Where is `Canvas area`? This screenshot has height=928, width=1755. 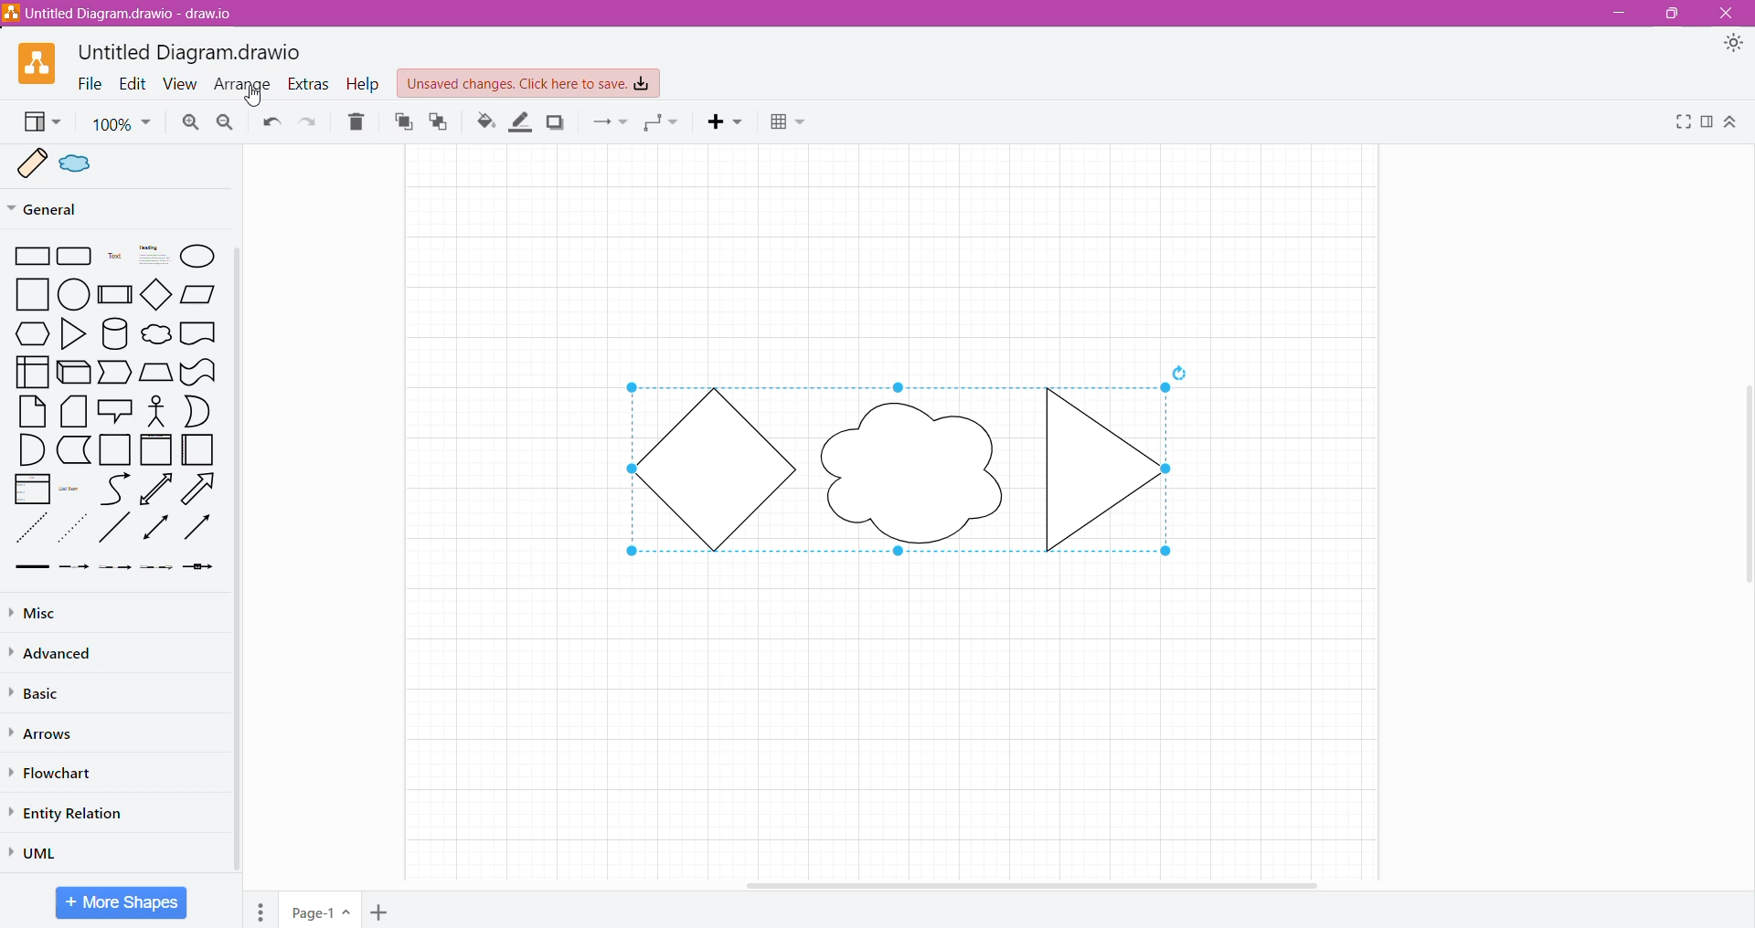
Canvas area is located at coordinates (894, 710).